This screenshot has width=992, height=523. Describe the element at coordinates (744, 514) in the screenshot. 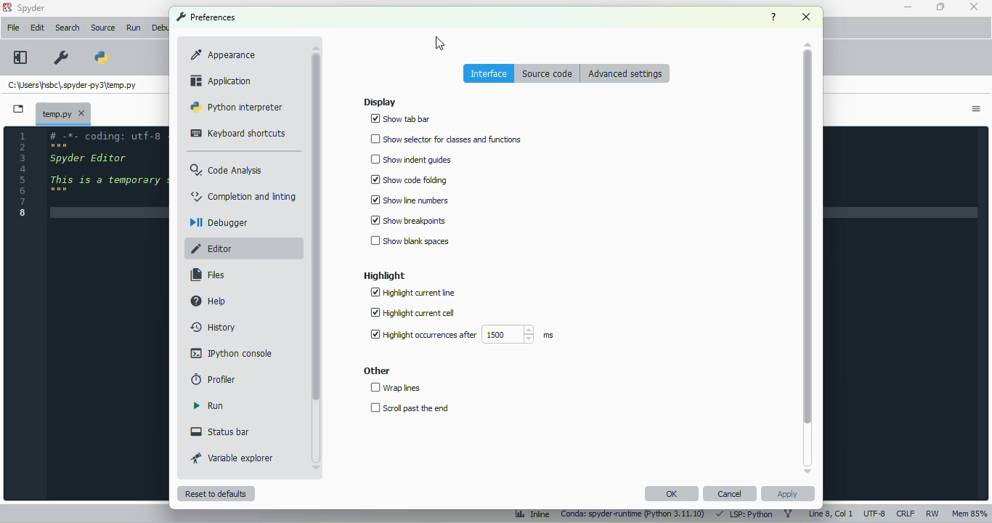

I see `LSP: python` at that location.